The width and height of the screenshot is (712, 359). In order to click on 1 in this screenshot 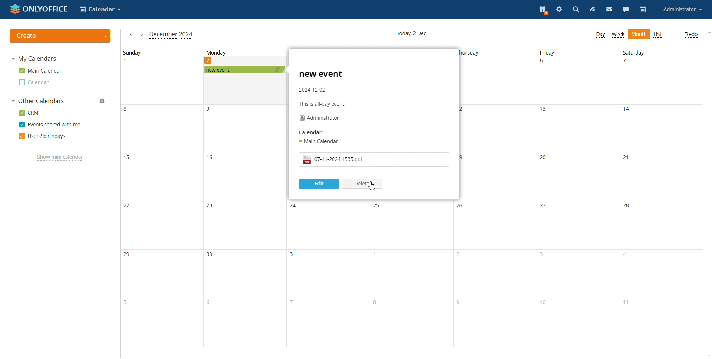, I will do `click(375, 256)`.